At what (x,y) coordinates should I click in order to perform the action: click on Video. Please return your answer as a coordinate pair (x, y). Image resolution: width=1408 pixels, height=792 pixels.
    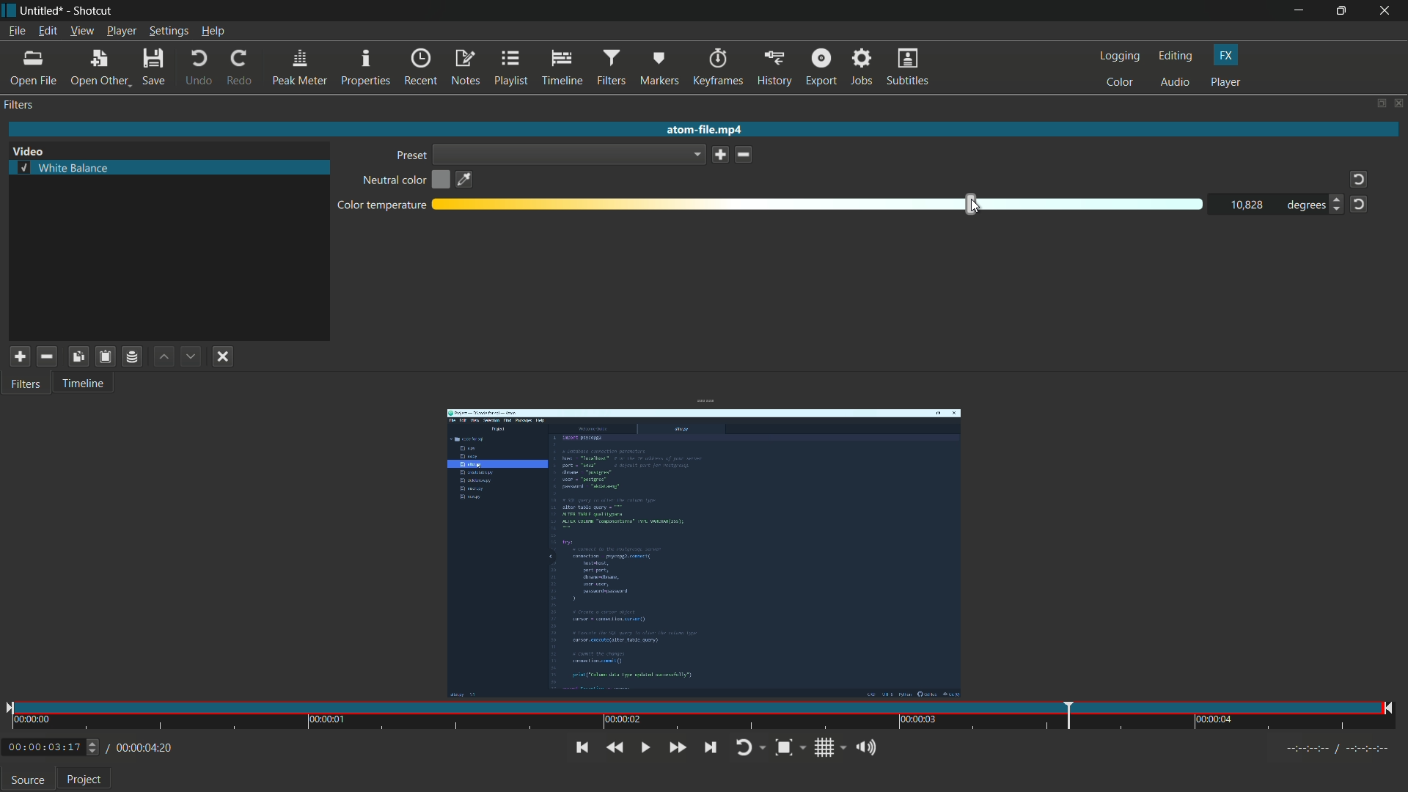
    Looking at the image, I should click on (32, 149).